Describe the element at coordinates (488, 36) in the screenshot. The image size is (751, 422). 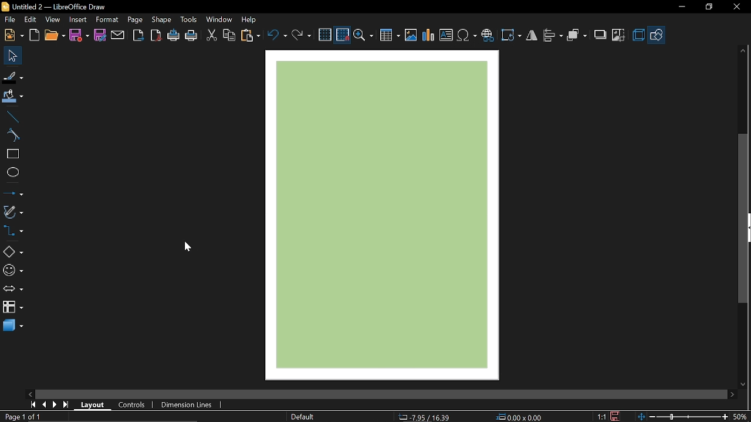
I see `Insert hyprelink` at that location.